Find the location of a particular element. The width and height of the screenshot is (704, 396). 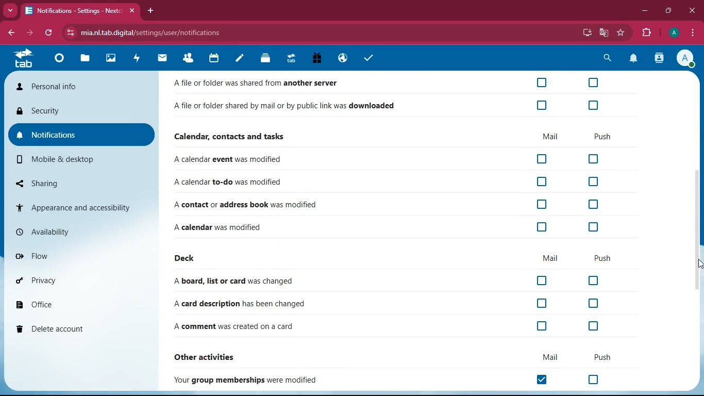

tab is located at coordinates (27, 59).